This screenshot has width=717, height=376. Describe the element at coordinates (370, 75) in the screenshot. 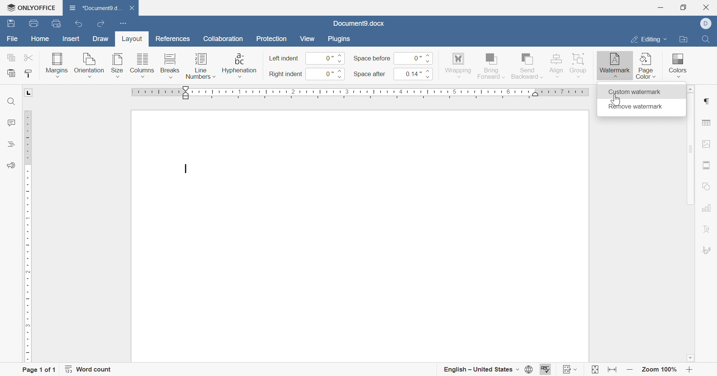

I see `space after` at that location.